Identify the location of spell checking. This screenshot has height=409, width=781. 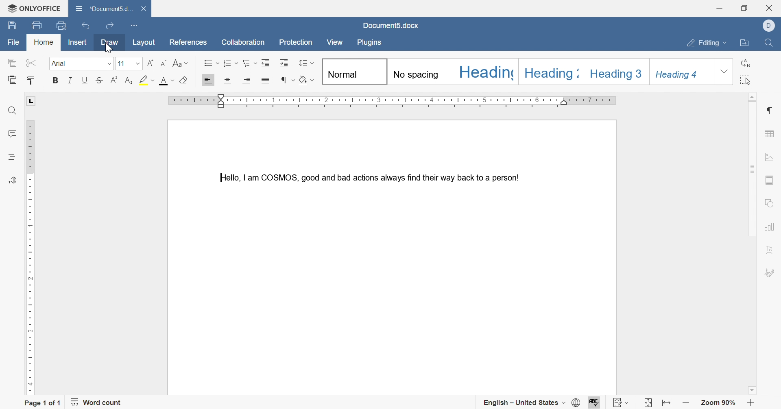
(593, 401).